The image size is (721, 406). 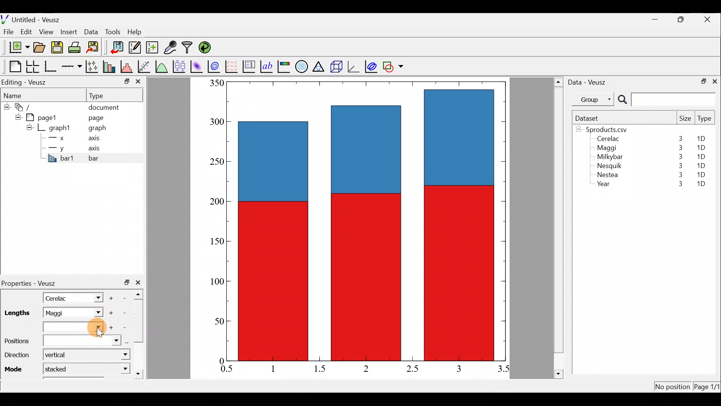 I want to click on Insert, so click(x=70, y=32).